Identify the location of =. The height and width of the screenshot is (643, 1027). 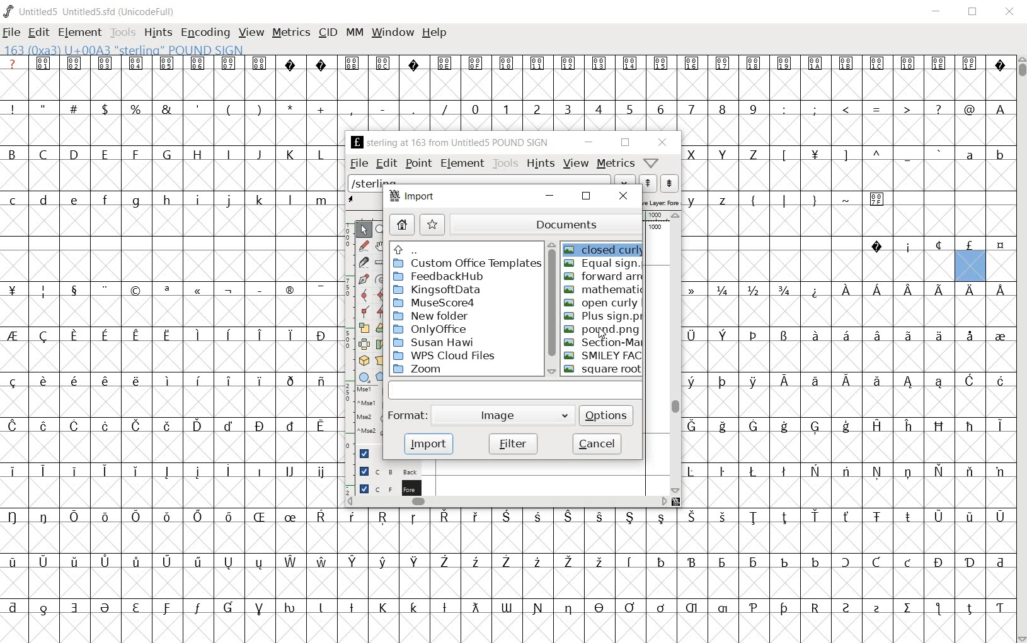
(877, 109).